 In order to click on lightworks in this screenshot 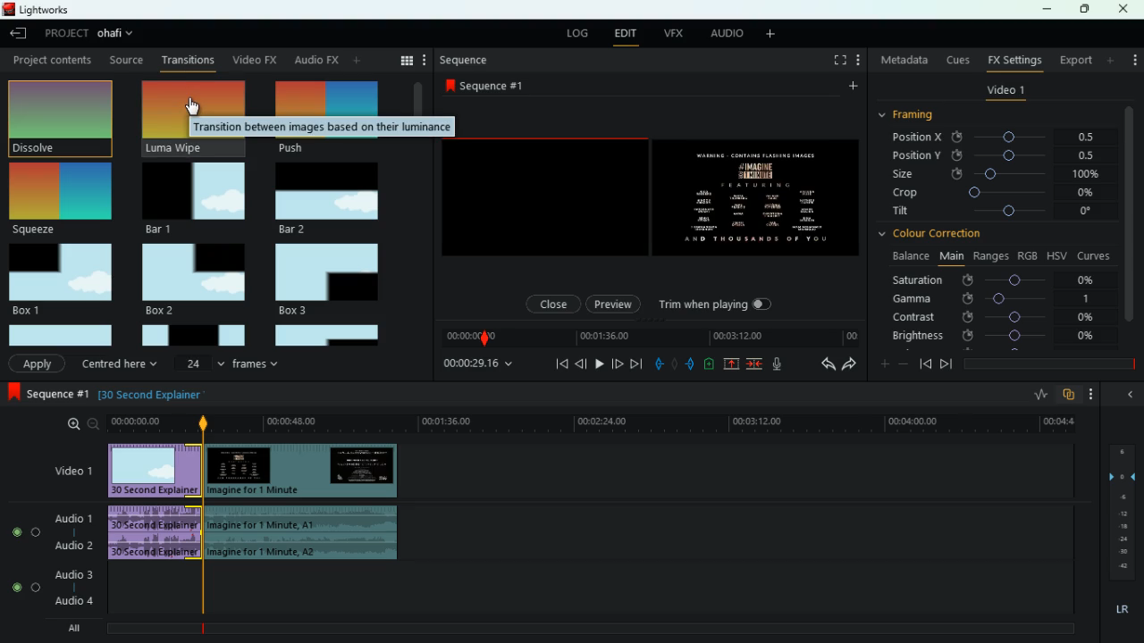, I will do `click(38, 9)`.